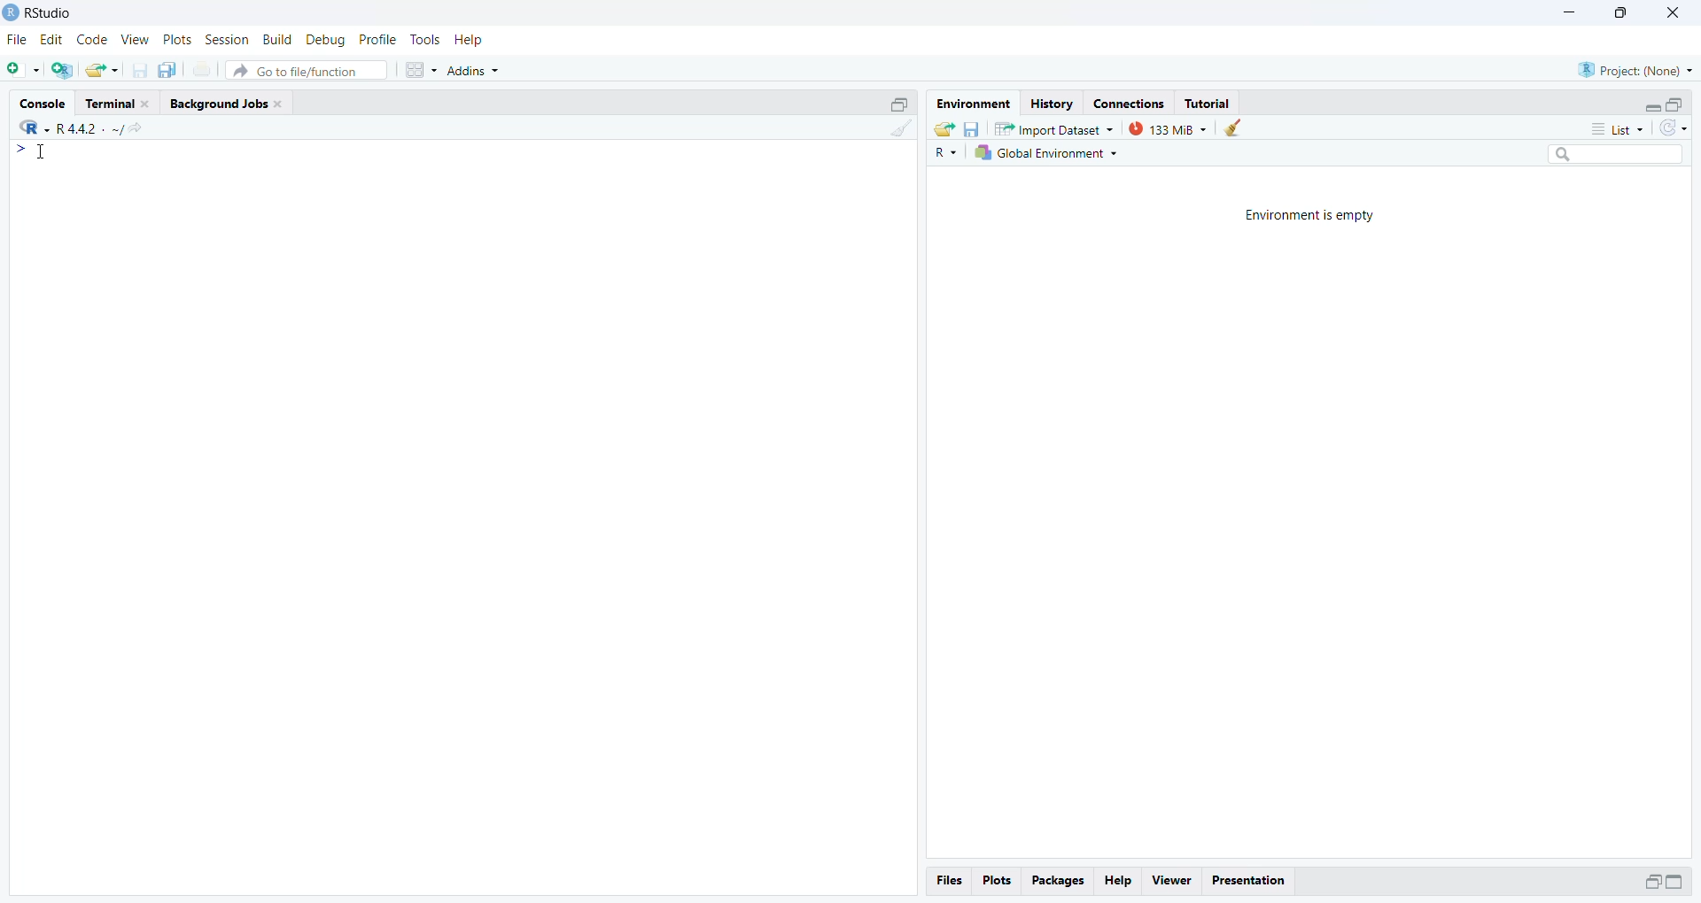 The width and height of the screenshot is (1701, 903). I want to click on Save workspace as, so click(975, 130).